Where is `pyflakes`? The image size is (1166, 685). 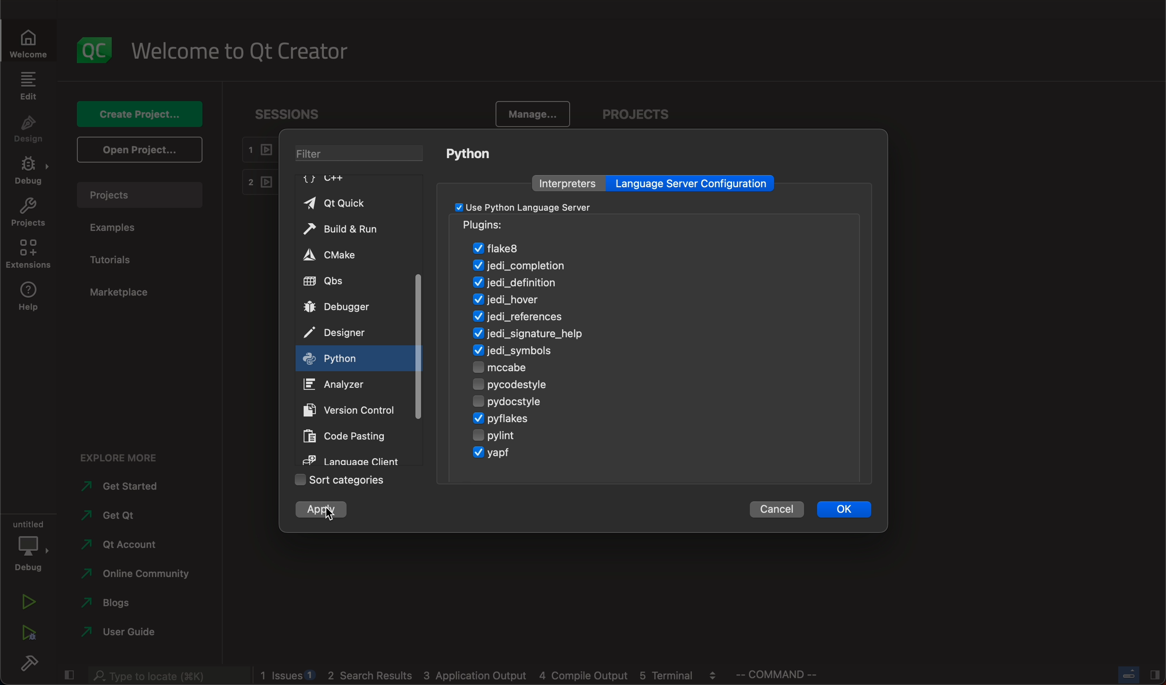 pyflakes is located at coordinates (510, 418).